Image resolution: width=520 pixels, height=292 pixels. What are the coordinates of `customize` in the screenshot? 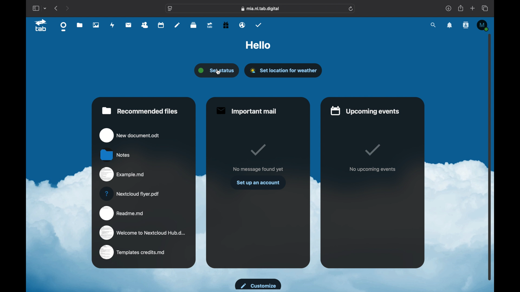 It's located at (258, 284).